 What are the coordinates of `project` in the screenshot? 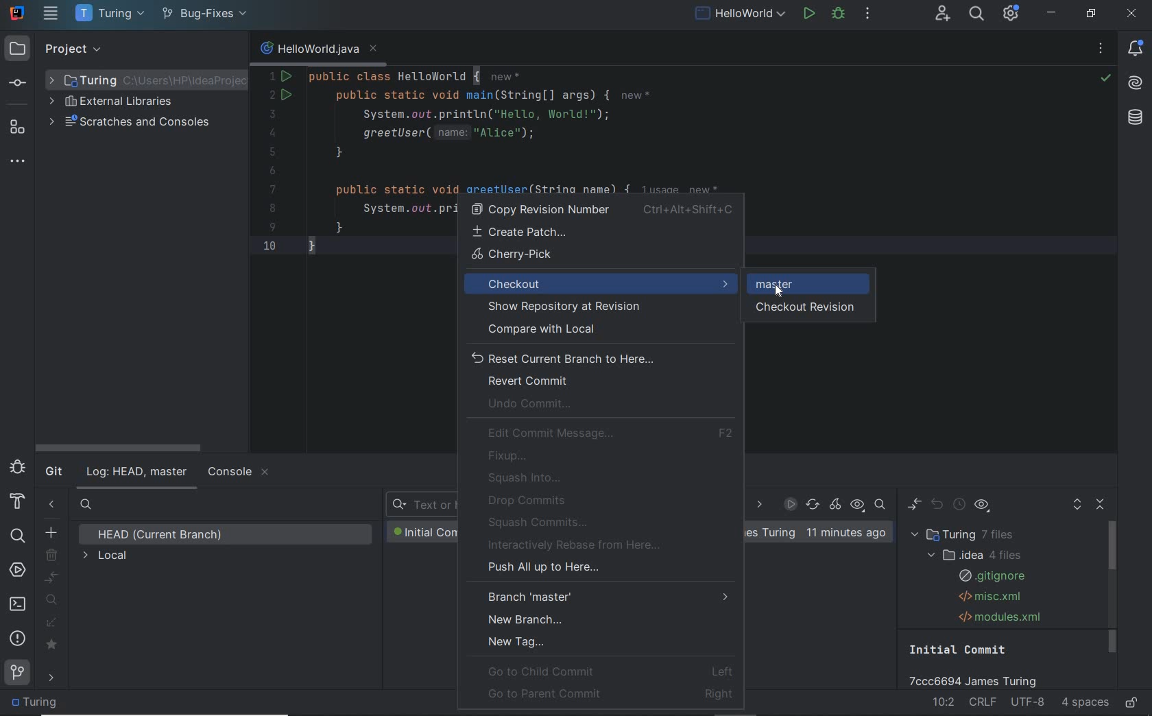 It's located at (53, 50).